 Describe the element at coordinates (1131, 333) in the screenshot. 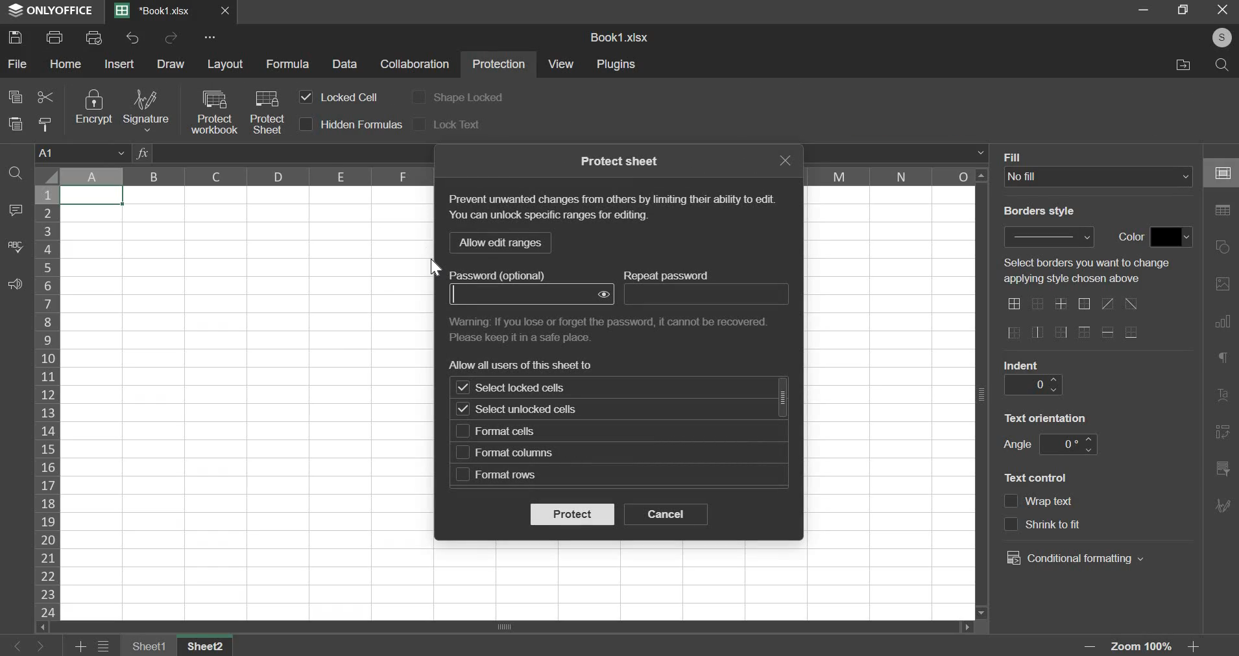

I see `border options` at that location.